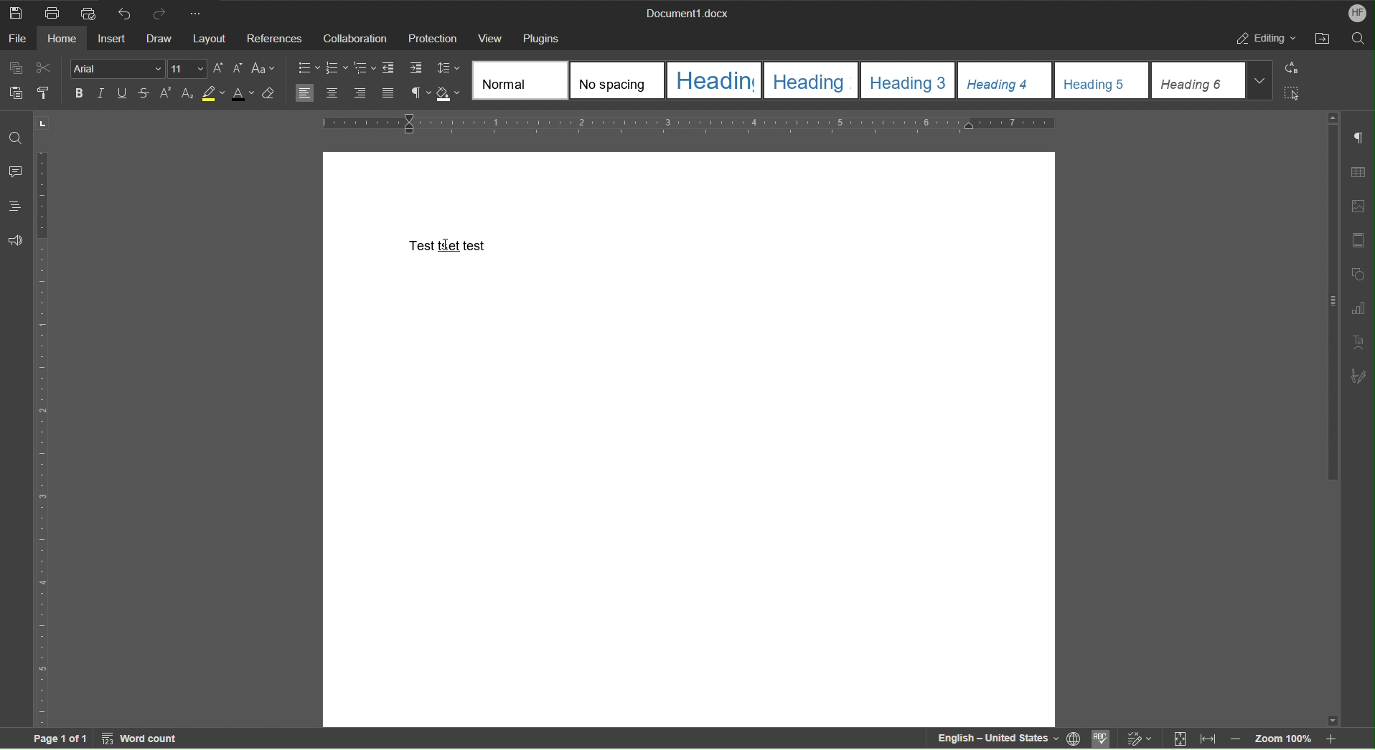 Image resolution: width=1375 pixels, height=750 pixels. Describe the element at coordinates (1006, 81) in the screenshot. I see `Heading 4` at that location.